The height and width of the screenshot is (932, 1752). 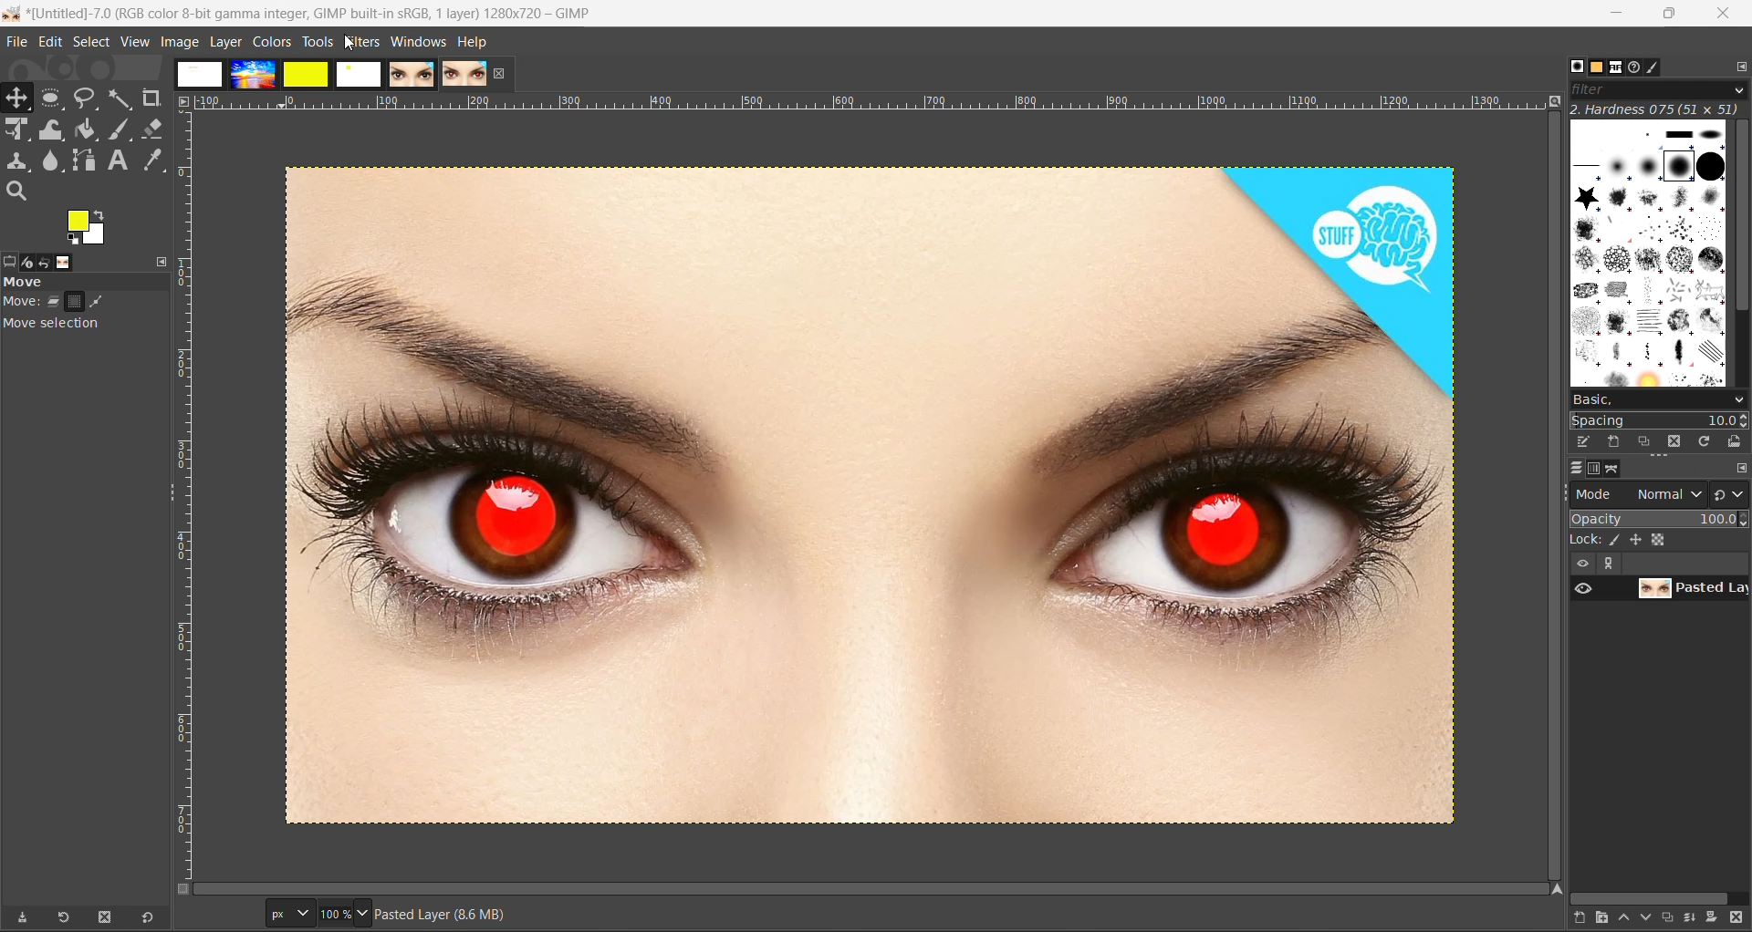 I want to click on size, so click(x=1663, y=539).